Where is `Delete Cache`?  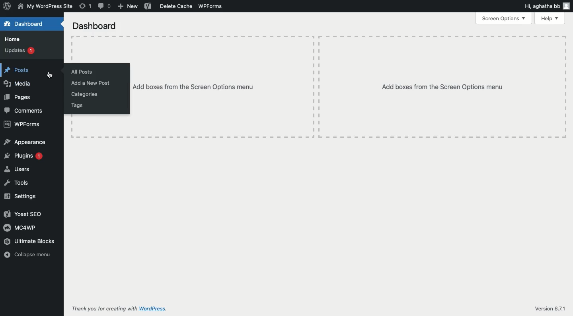
Delete Cache is located at coordinates (169, 6).